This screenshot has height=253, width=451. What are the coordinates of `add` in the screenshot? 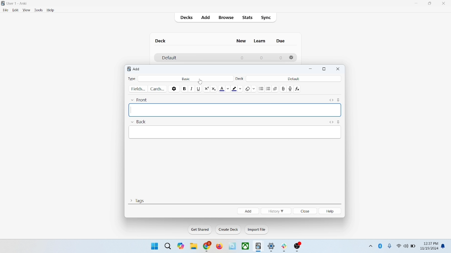 It's located at (206, 18).